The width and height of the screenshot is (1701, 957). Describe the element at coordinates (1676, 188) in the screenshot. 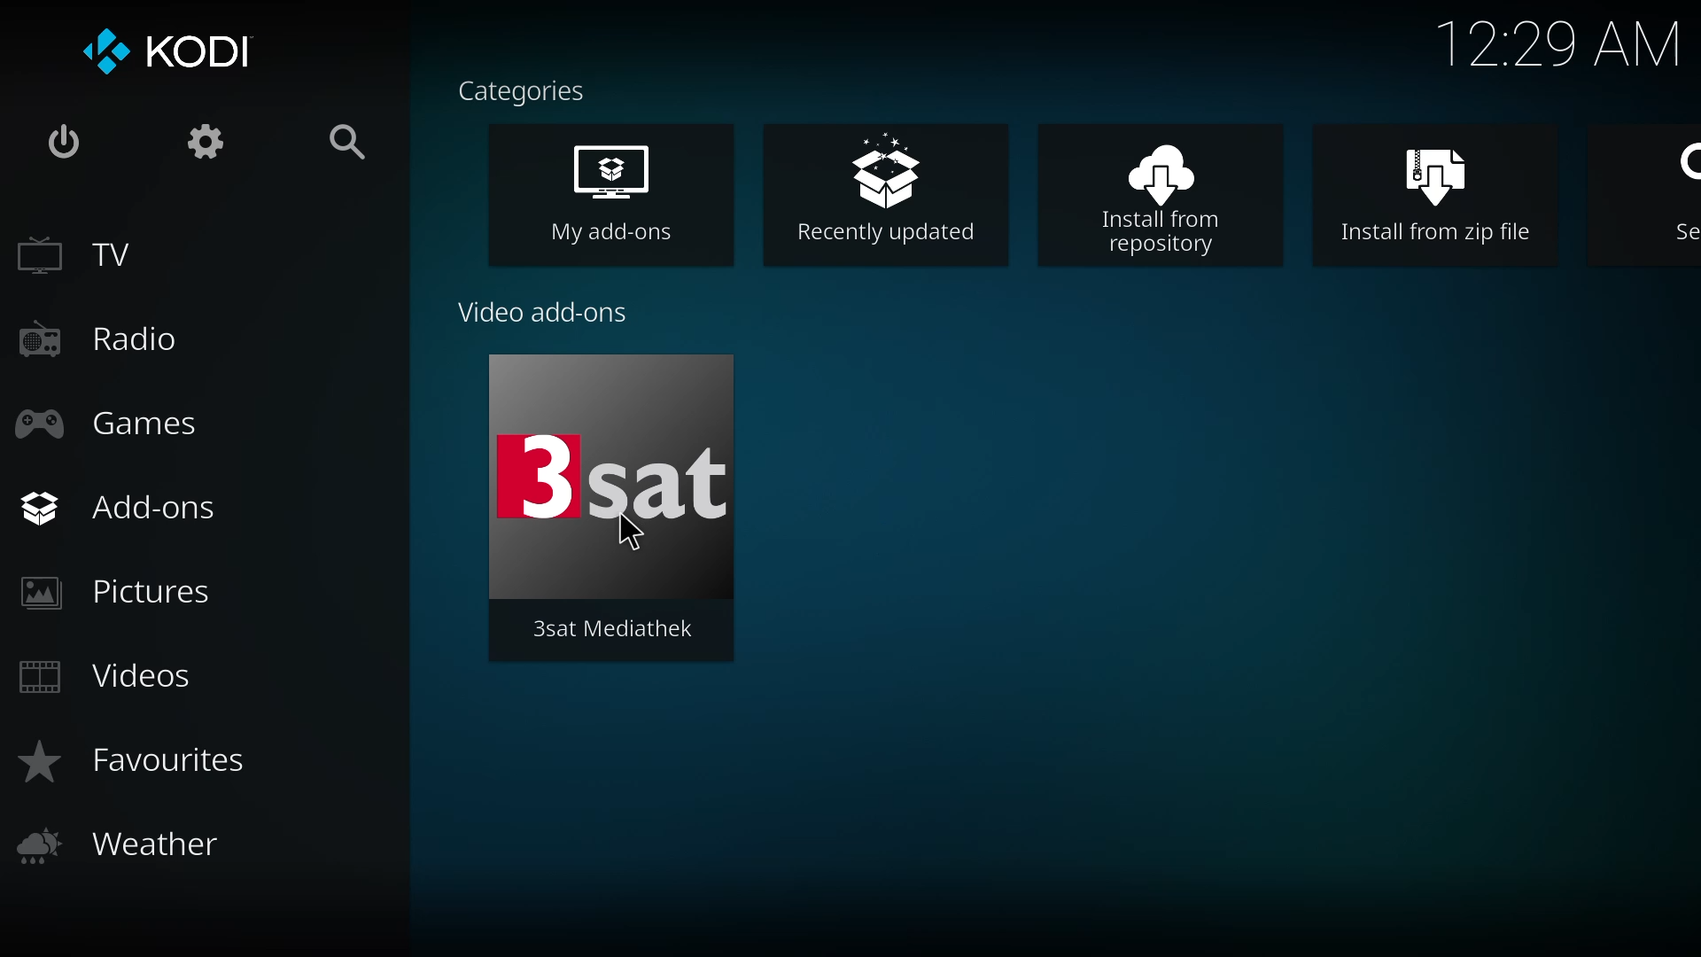

I see `Search` at that location.